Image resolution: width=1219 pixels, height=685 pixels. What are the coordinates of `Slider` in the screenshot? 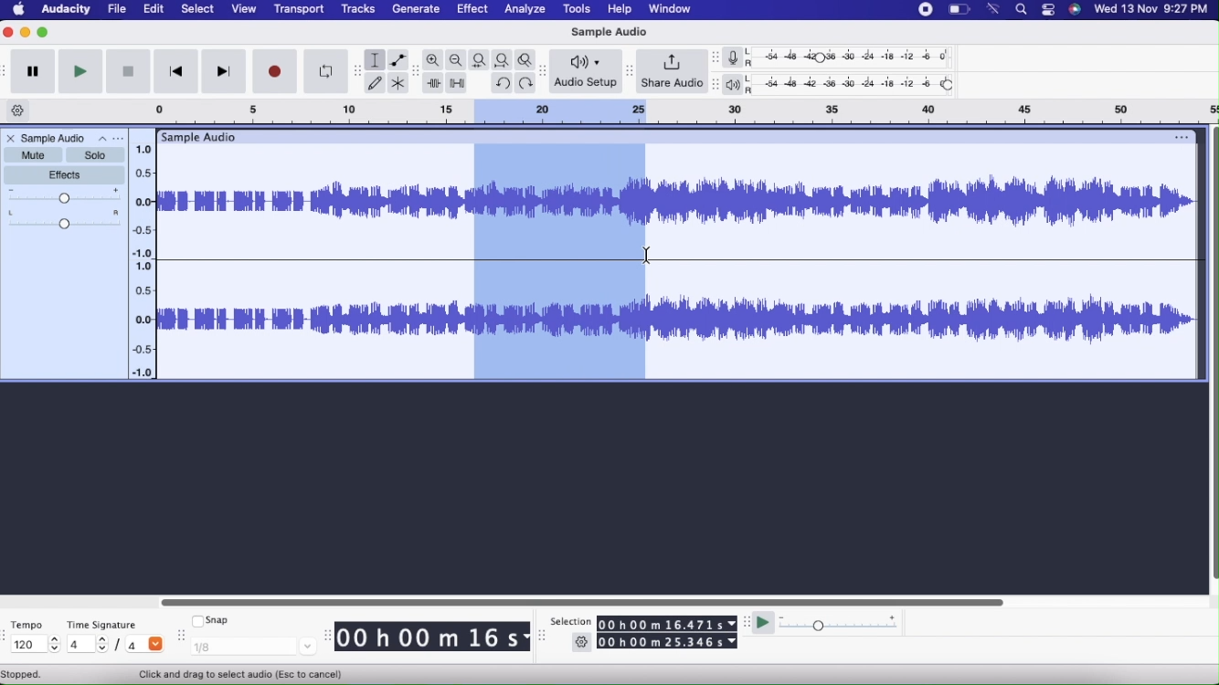 It's located at (580, 600).